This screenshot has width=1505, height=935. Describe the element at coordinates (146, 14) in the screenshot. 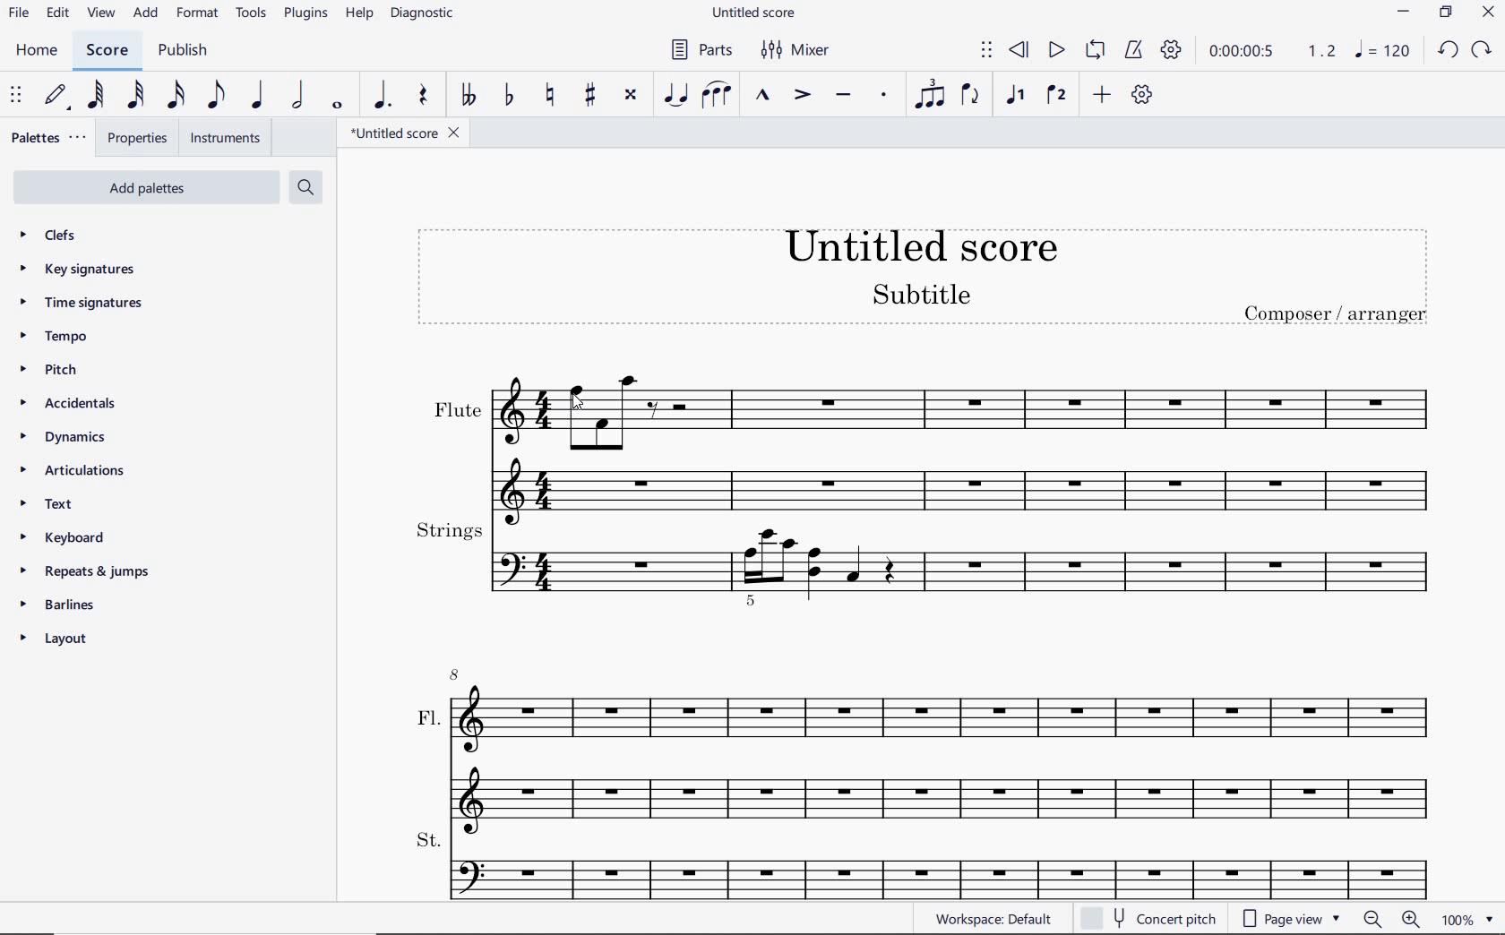

I see `add` at that location.